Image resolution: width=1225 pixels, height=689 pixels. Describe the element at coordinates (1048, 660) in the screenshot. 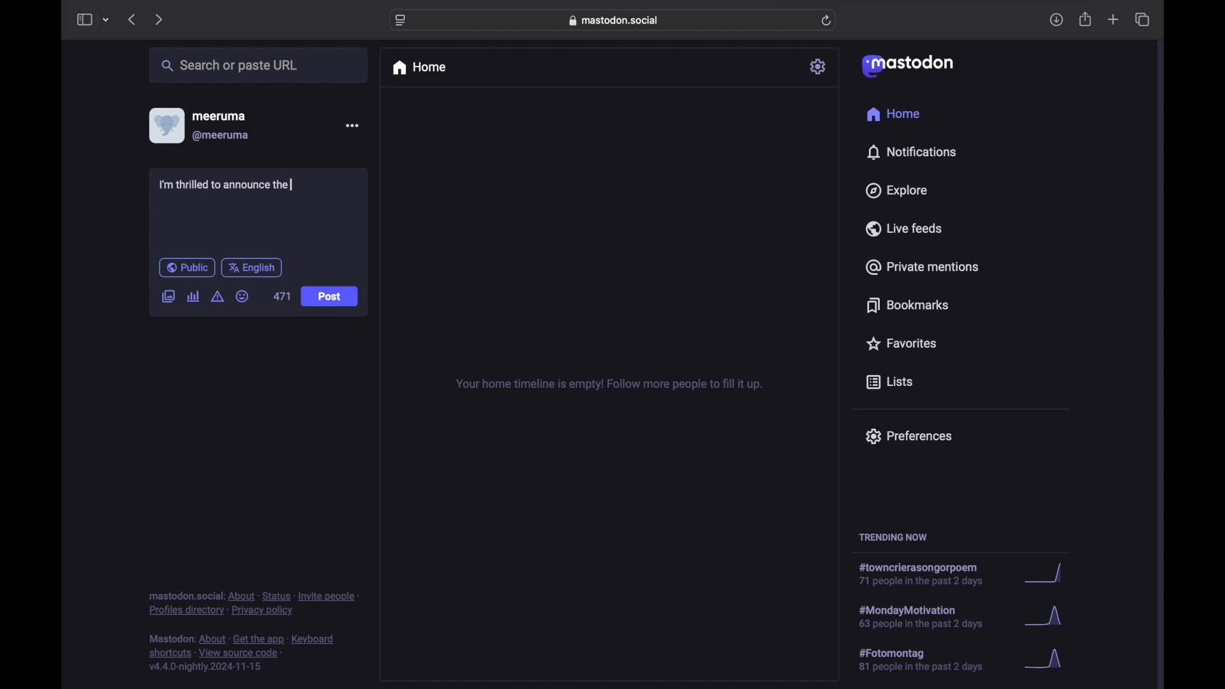

I see `graph` at that location.